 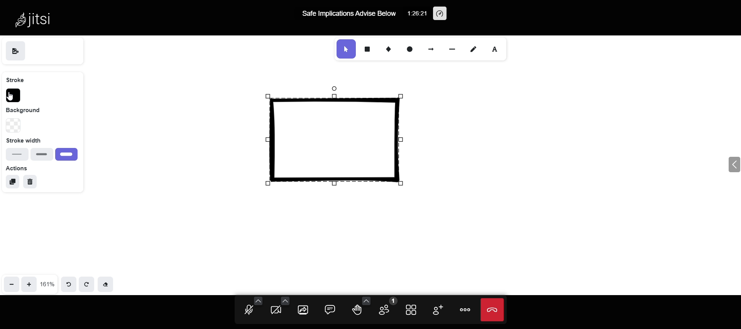 I want to click on stroke color, so click(x=15, y=94).